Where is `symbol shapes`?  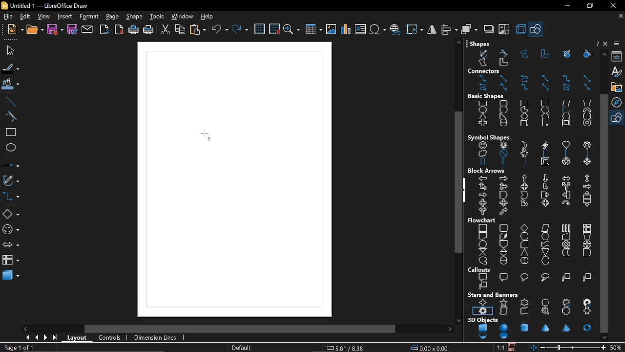
symbol shapes is located at coordinates (10, 231).